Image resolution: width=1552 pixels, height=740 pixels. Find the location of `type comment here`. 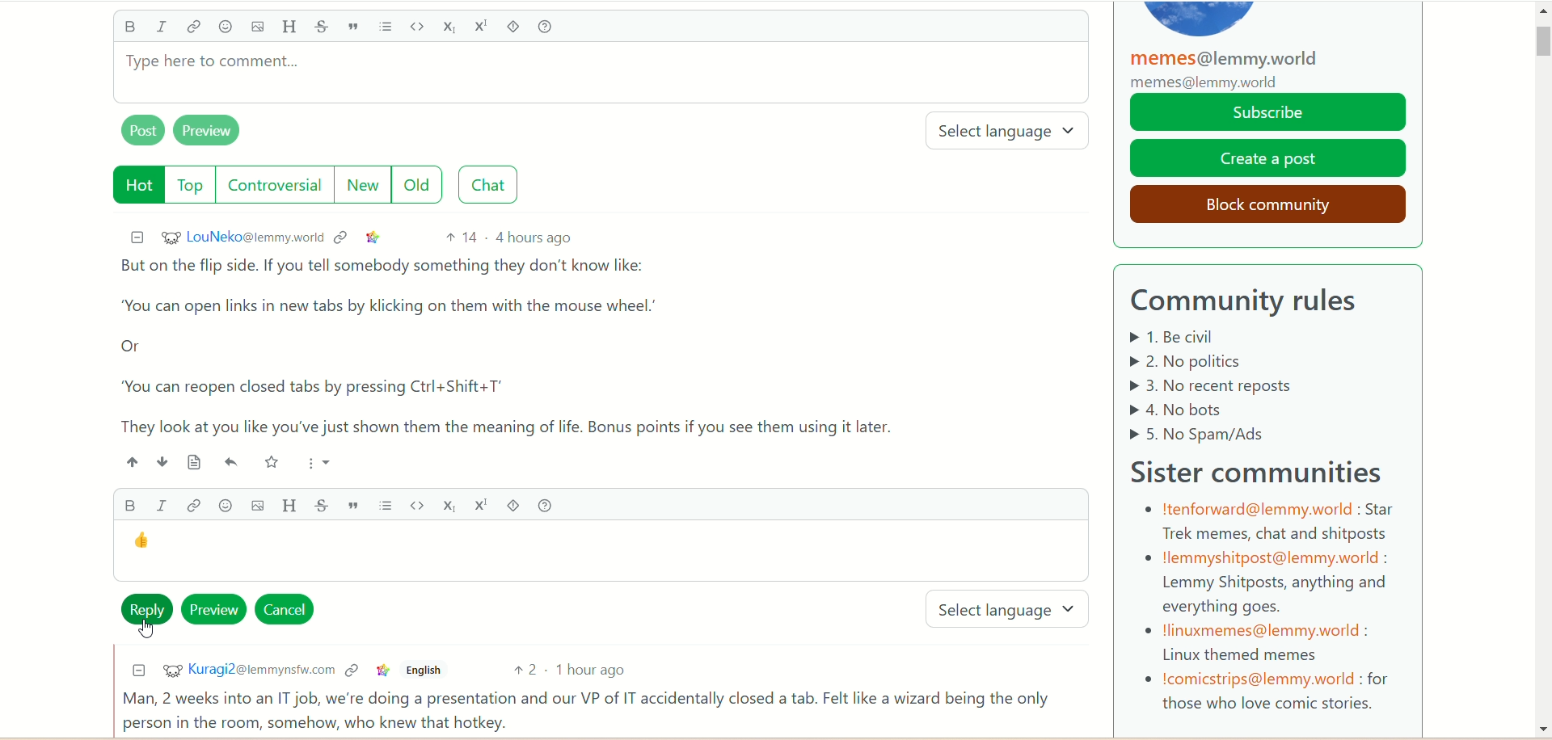

type comment here is located at coordinates (599, 79).